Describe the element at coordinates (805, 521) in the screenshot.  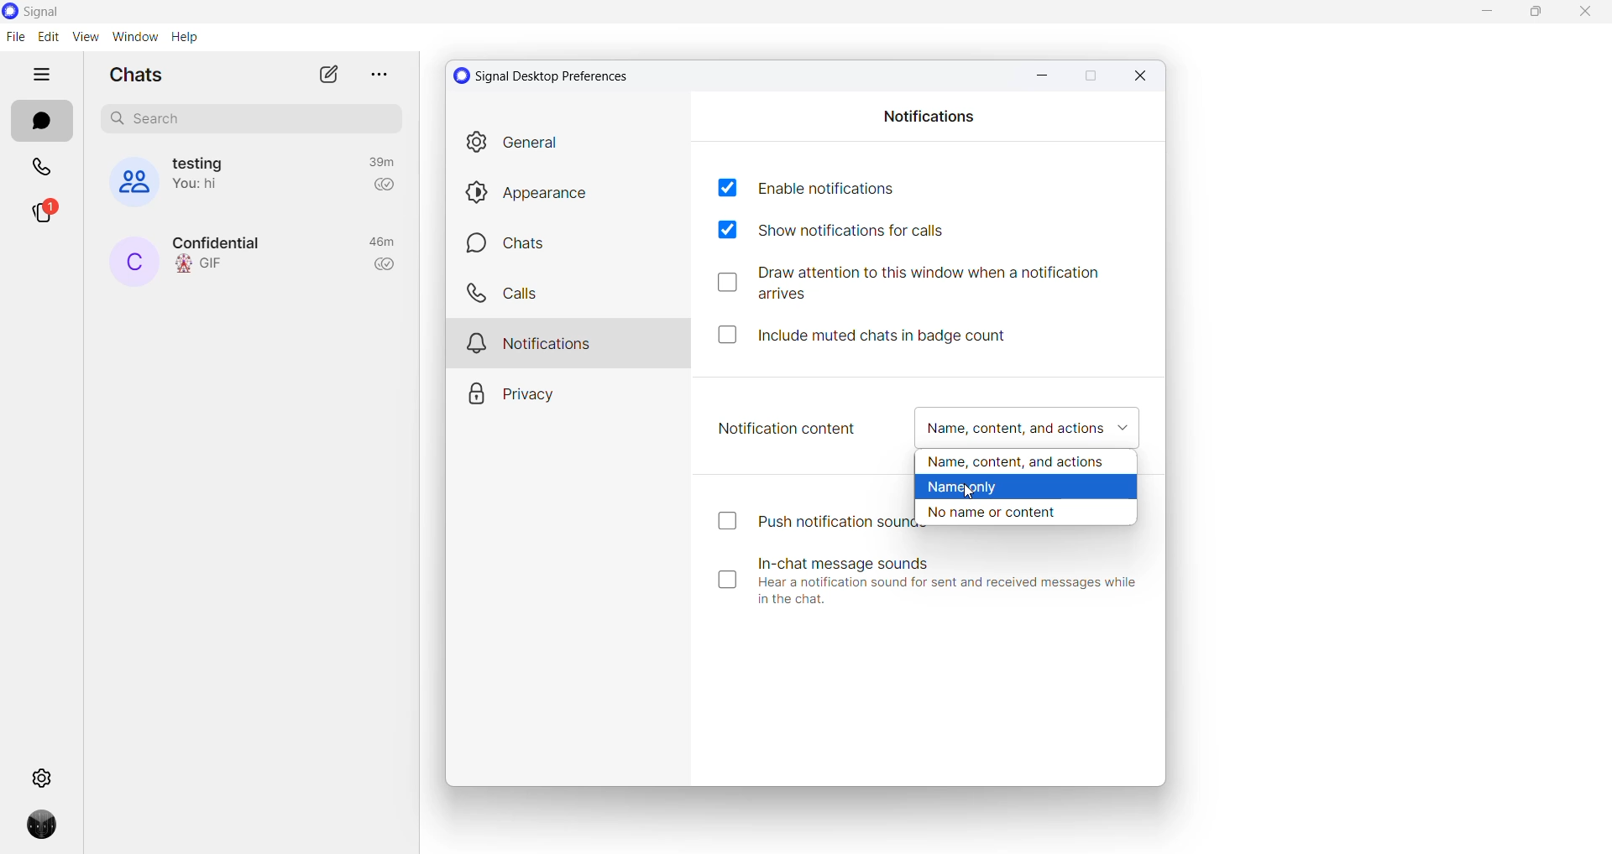
I see `push notification sounds` at that location.